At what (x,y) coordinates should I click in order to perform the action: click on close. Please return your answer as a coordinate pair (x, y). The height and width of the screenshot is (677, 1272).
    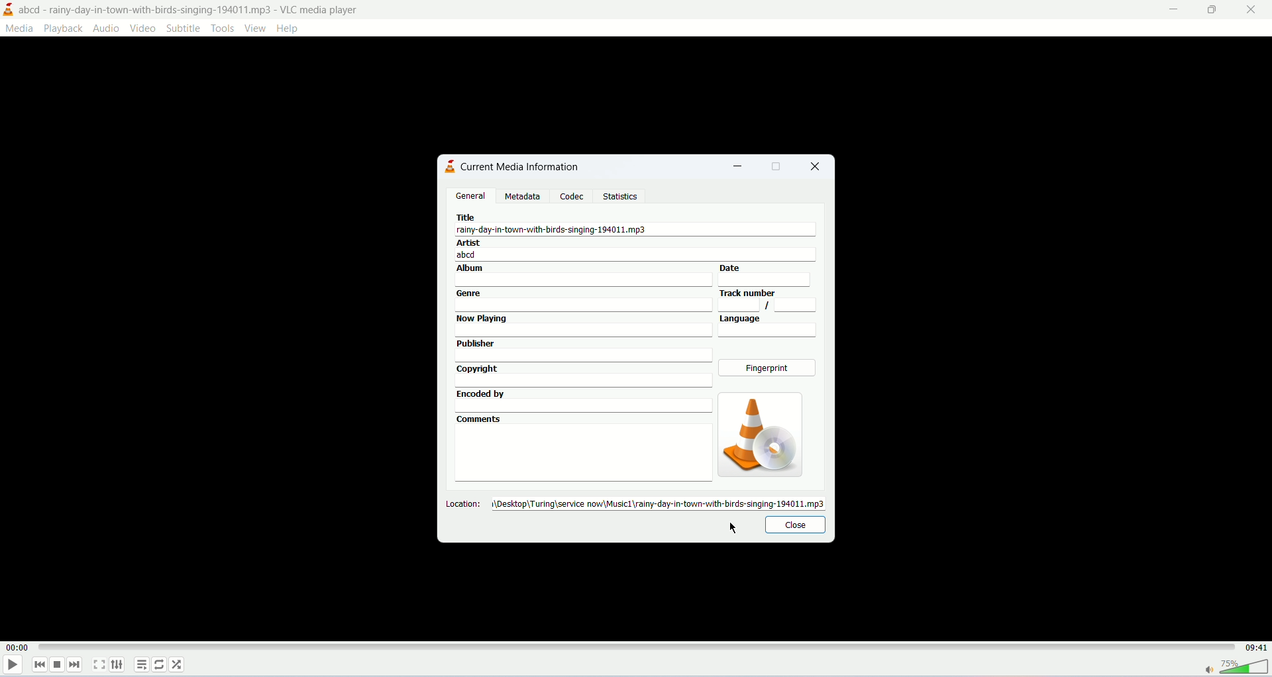
    Looking at the image, I should click on (794, 525).